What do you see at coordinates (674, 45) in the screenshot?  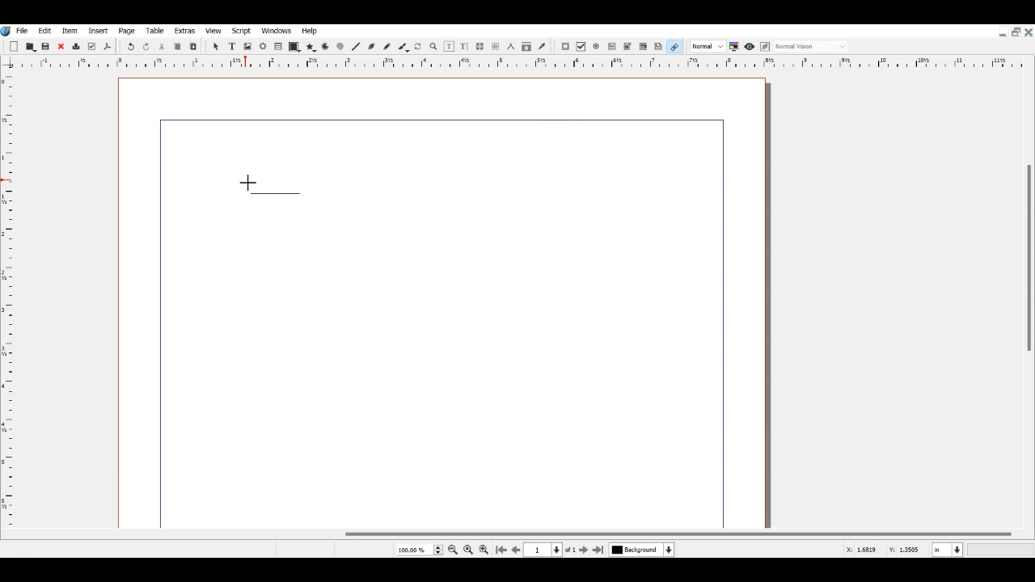 I see `Link Annotation` at bounding box center [674, 45].